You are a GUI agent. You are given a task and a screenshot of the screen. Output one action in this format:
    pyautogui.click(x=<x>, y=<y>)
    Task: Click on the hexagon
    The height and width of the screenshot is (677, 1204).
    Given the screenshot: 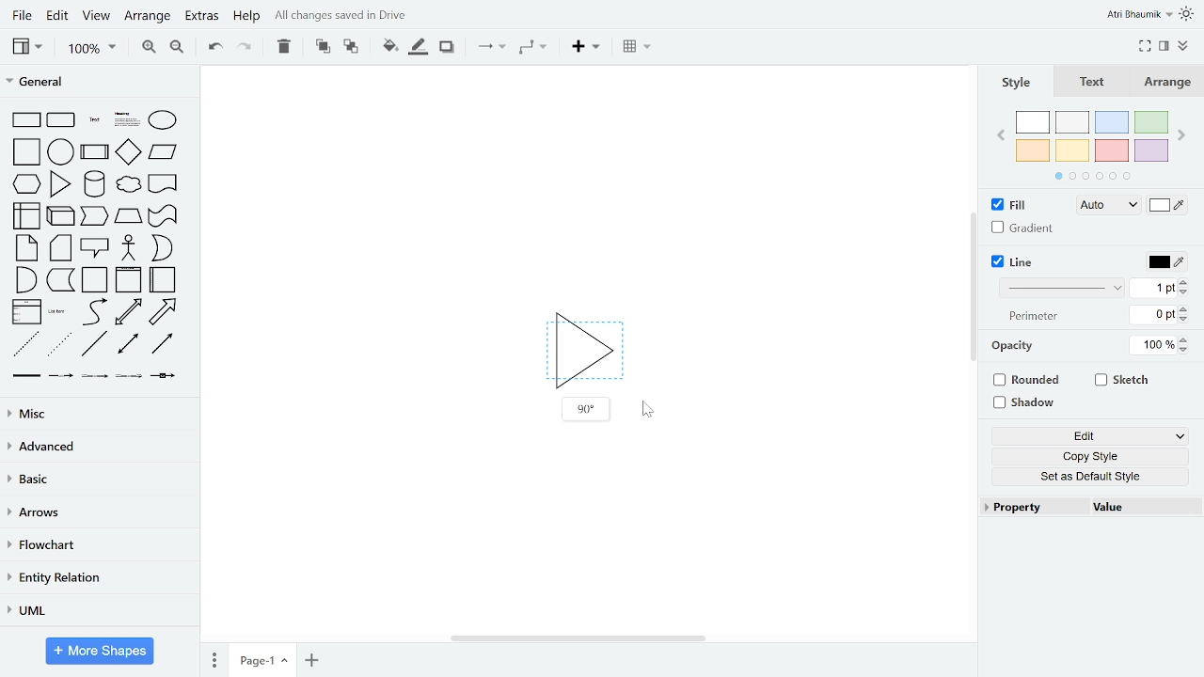 What is the action you would take?
    pyautogui.click(x=24, y=183)
    